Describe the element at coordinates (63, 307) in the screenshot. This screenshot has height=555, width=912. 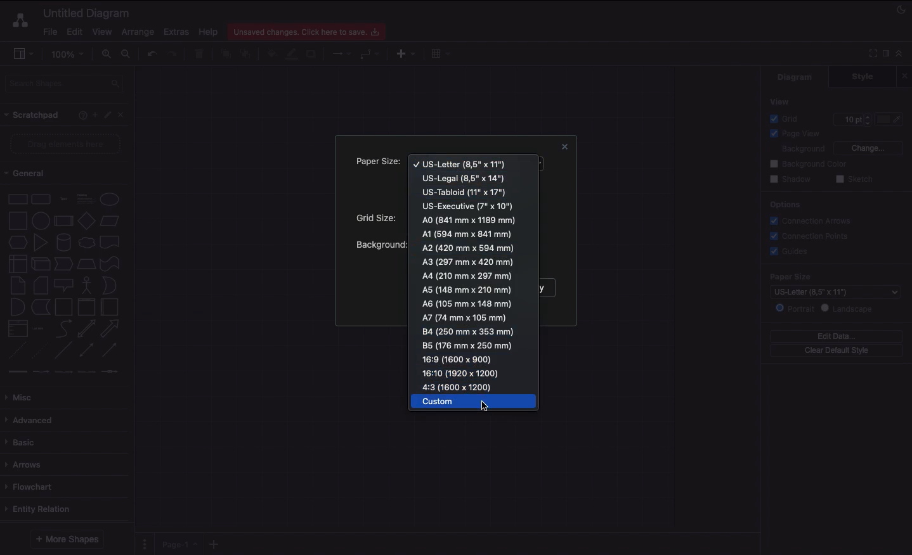
I see `Container` at that location.